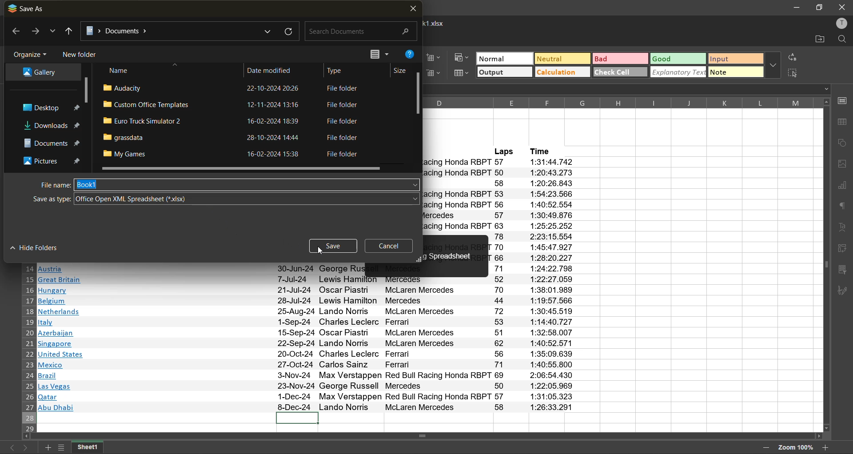  What do you see at coordinates (825, 105) in the screenshot?
I see `move up` at bounding box center [825, 105].